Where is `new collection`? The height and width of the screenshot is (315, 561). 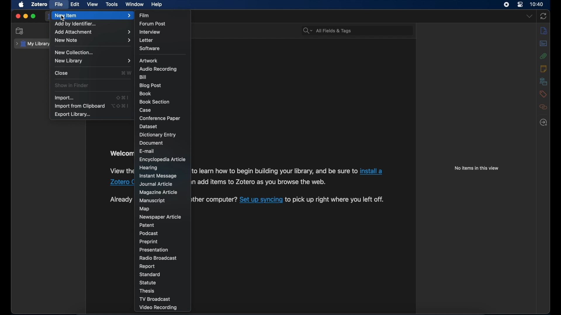 new collection is located at coordinates (20, 31).